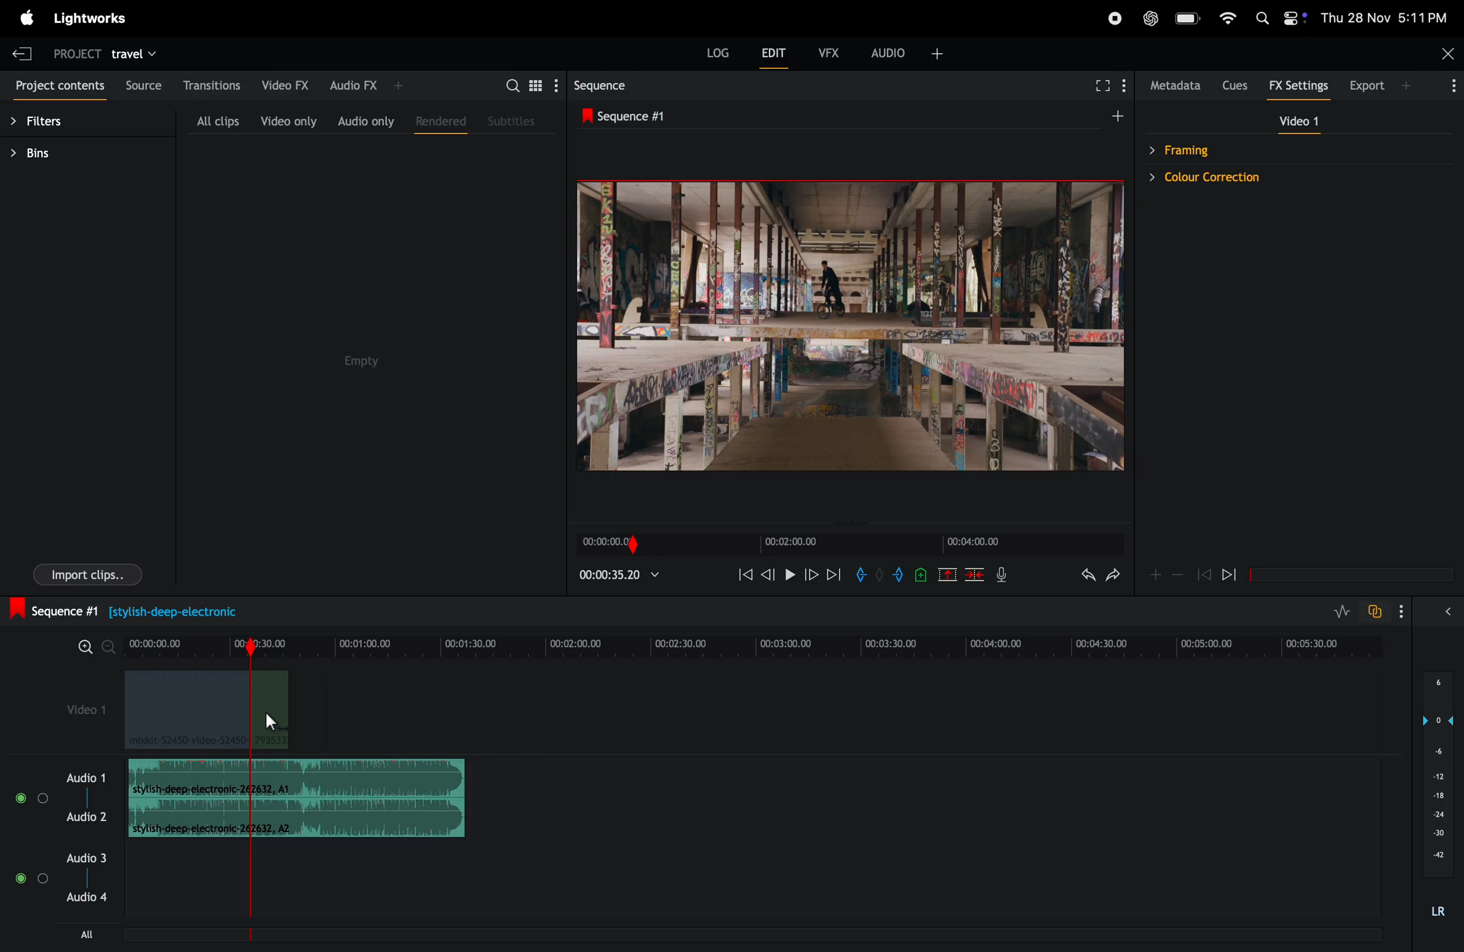  What do you see at coordinates (1375, 612) in the screenshot?
I see `toggle auto sync` at bounding box center [1375, 612].